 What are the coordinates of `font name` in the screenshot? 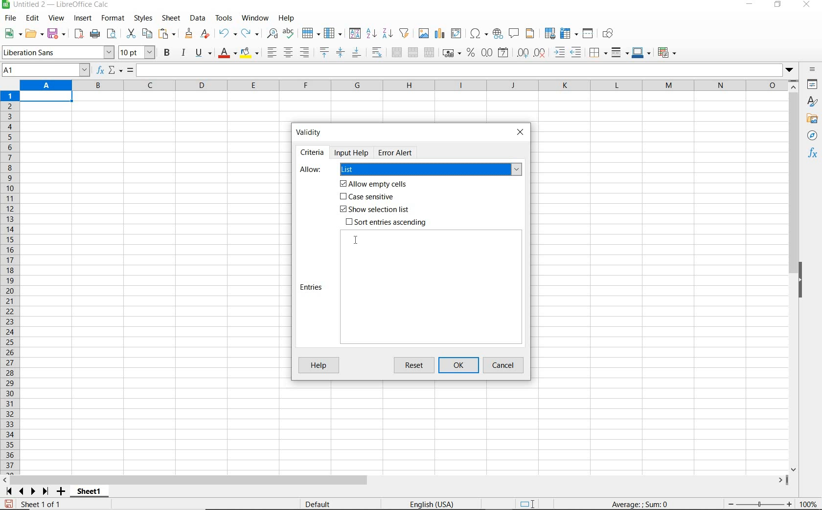 It's located at (58, 52).